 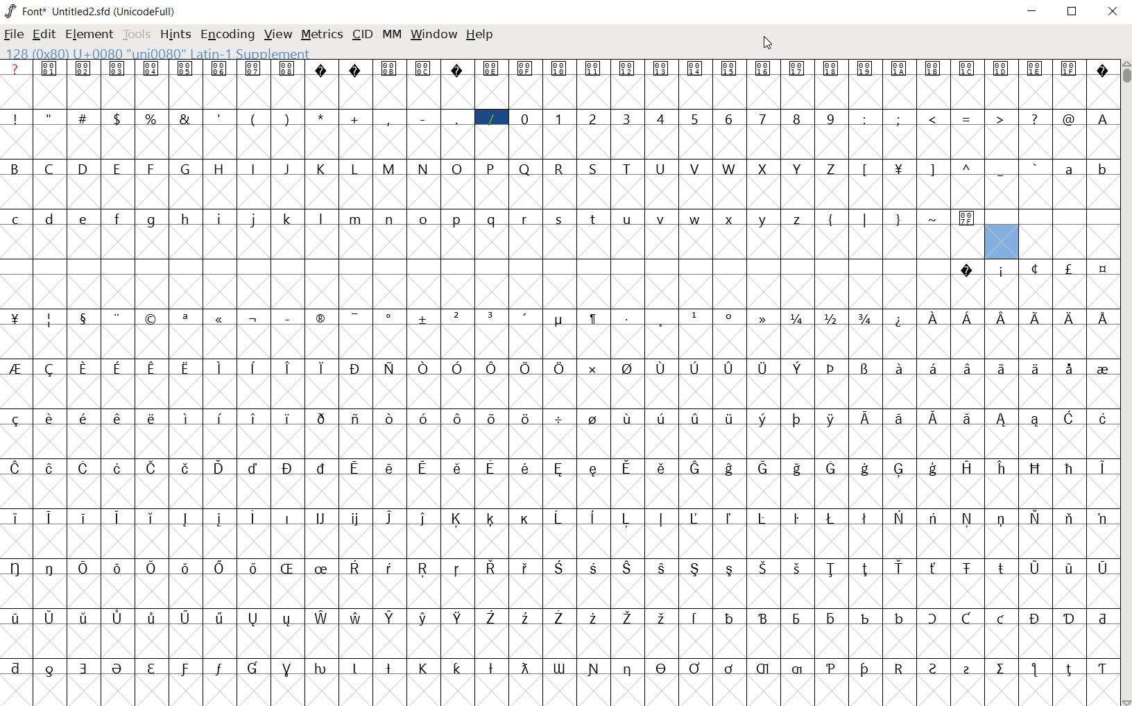 I want to click on glyph, so click(x=14, y=168).